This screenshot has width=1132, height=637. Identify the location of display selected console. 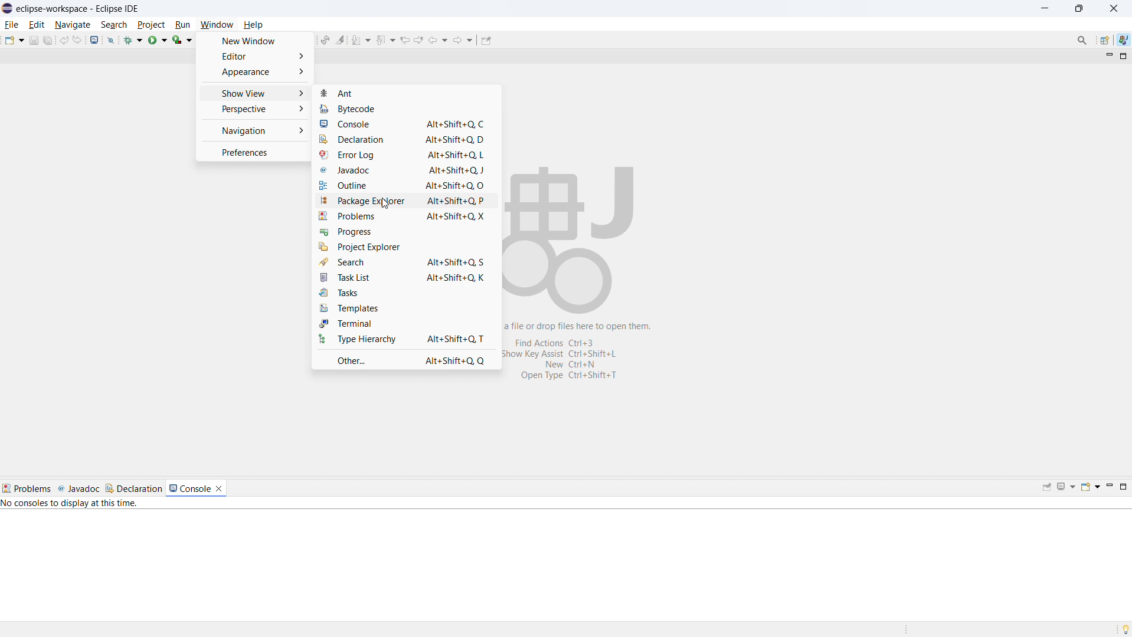
(1066, 487).